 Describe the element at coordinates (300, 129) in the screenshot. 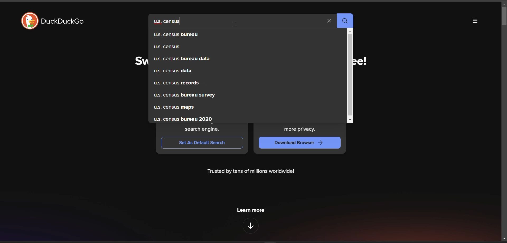

I see `Get our free browser for even
more privacy.` at that location.